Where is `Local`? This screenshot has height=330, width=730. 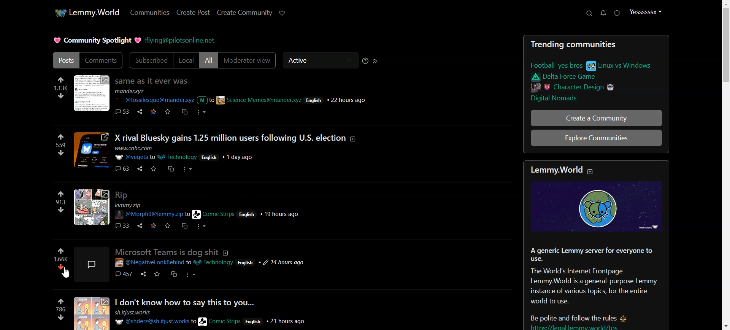 Local is located at coordinates (186, 60).